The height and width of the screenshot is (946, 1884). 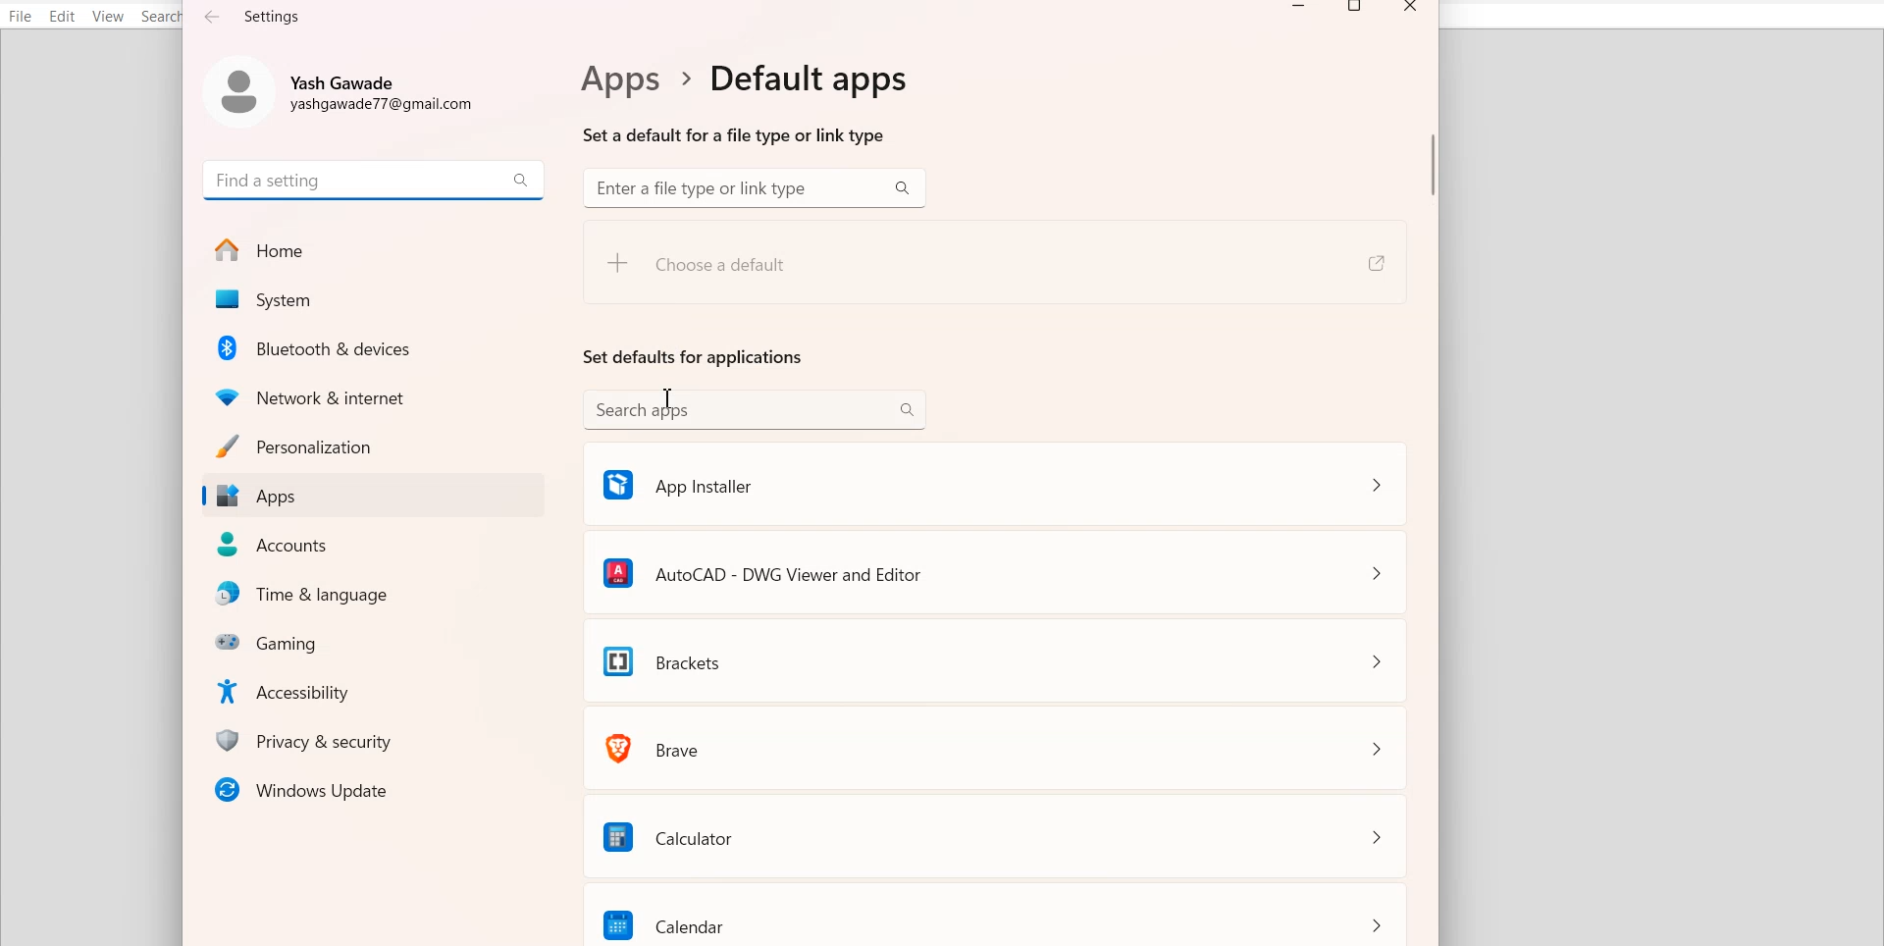 What do you see at coordinates (376, 347) in the screenshot?
I see `Bluetooth & Devices` at bounding box center [376, 347].